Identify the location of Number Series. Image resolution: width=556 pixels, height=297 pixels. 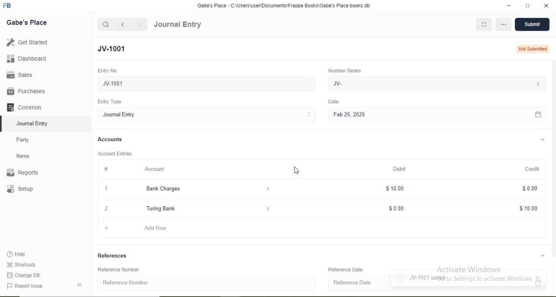
(344, 70).